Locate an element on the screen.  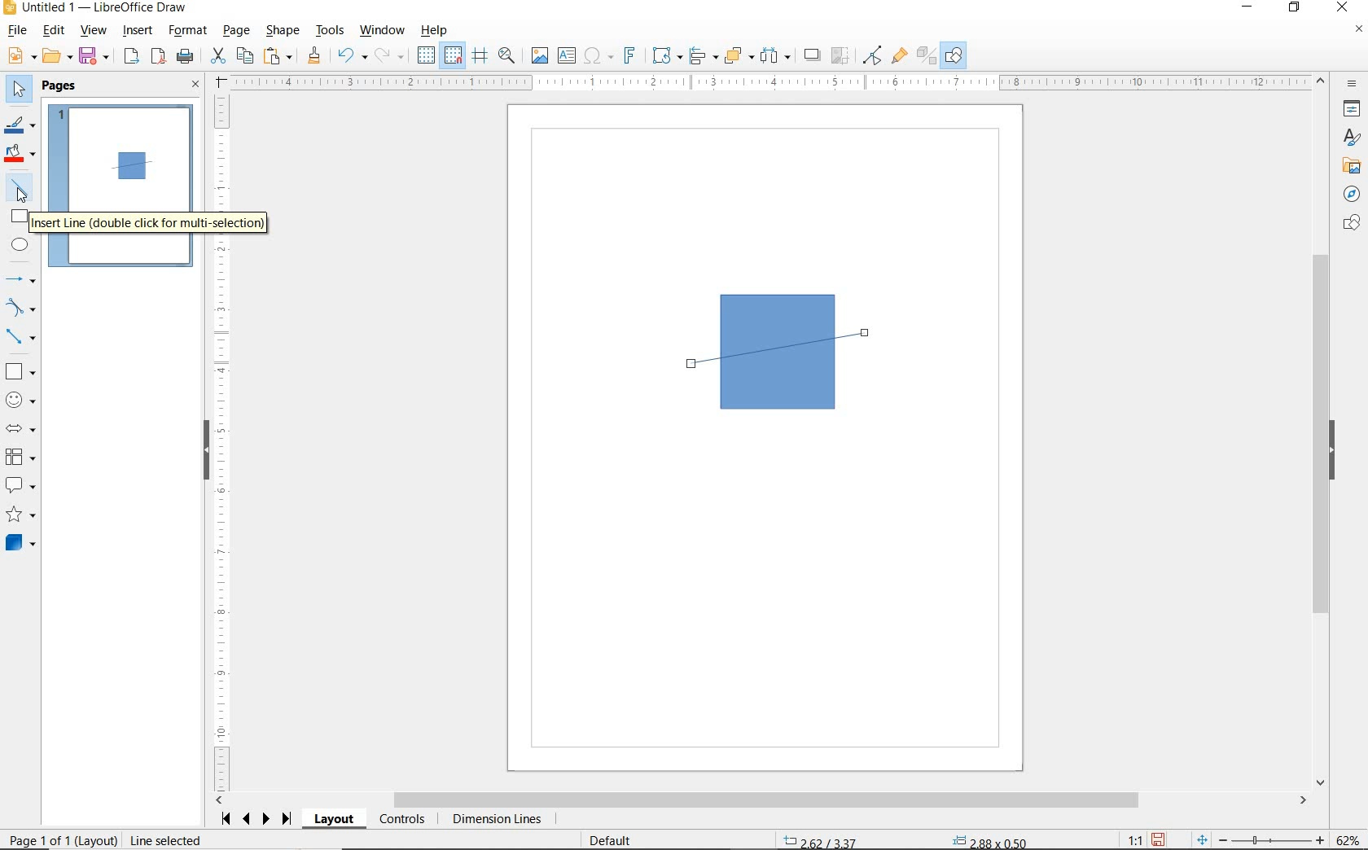
ALIGN OBJECTS is located at coordinates (703, 56).